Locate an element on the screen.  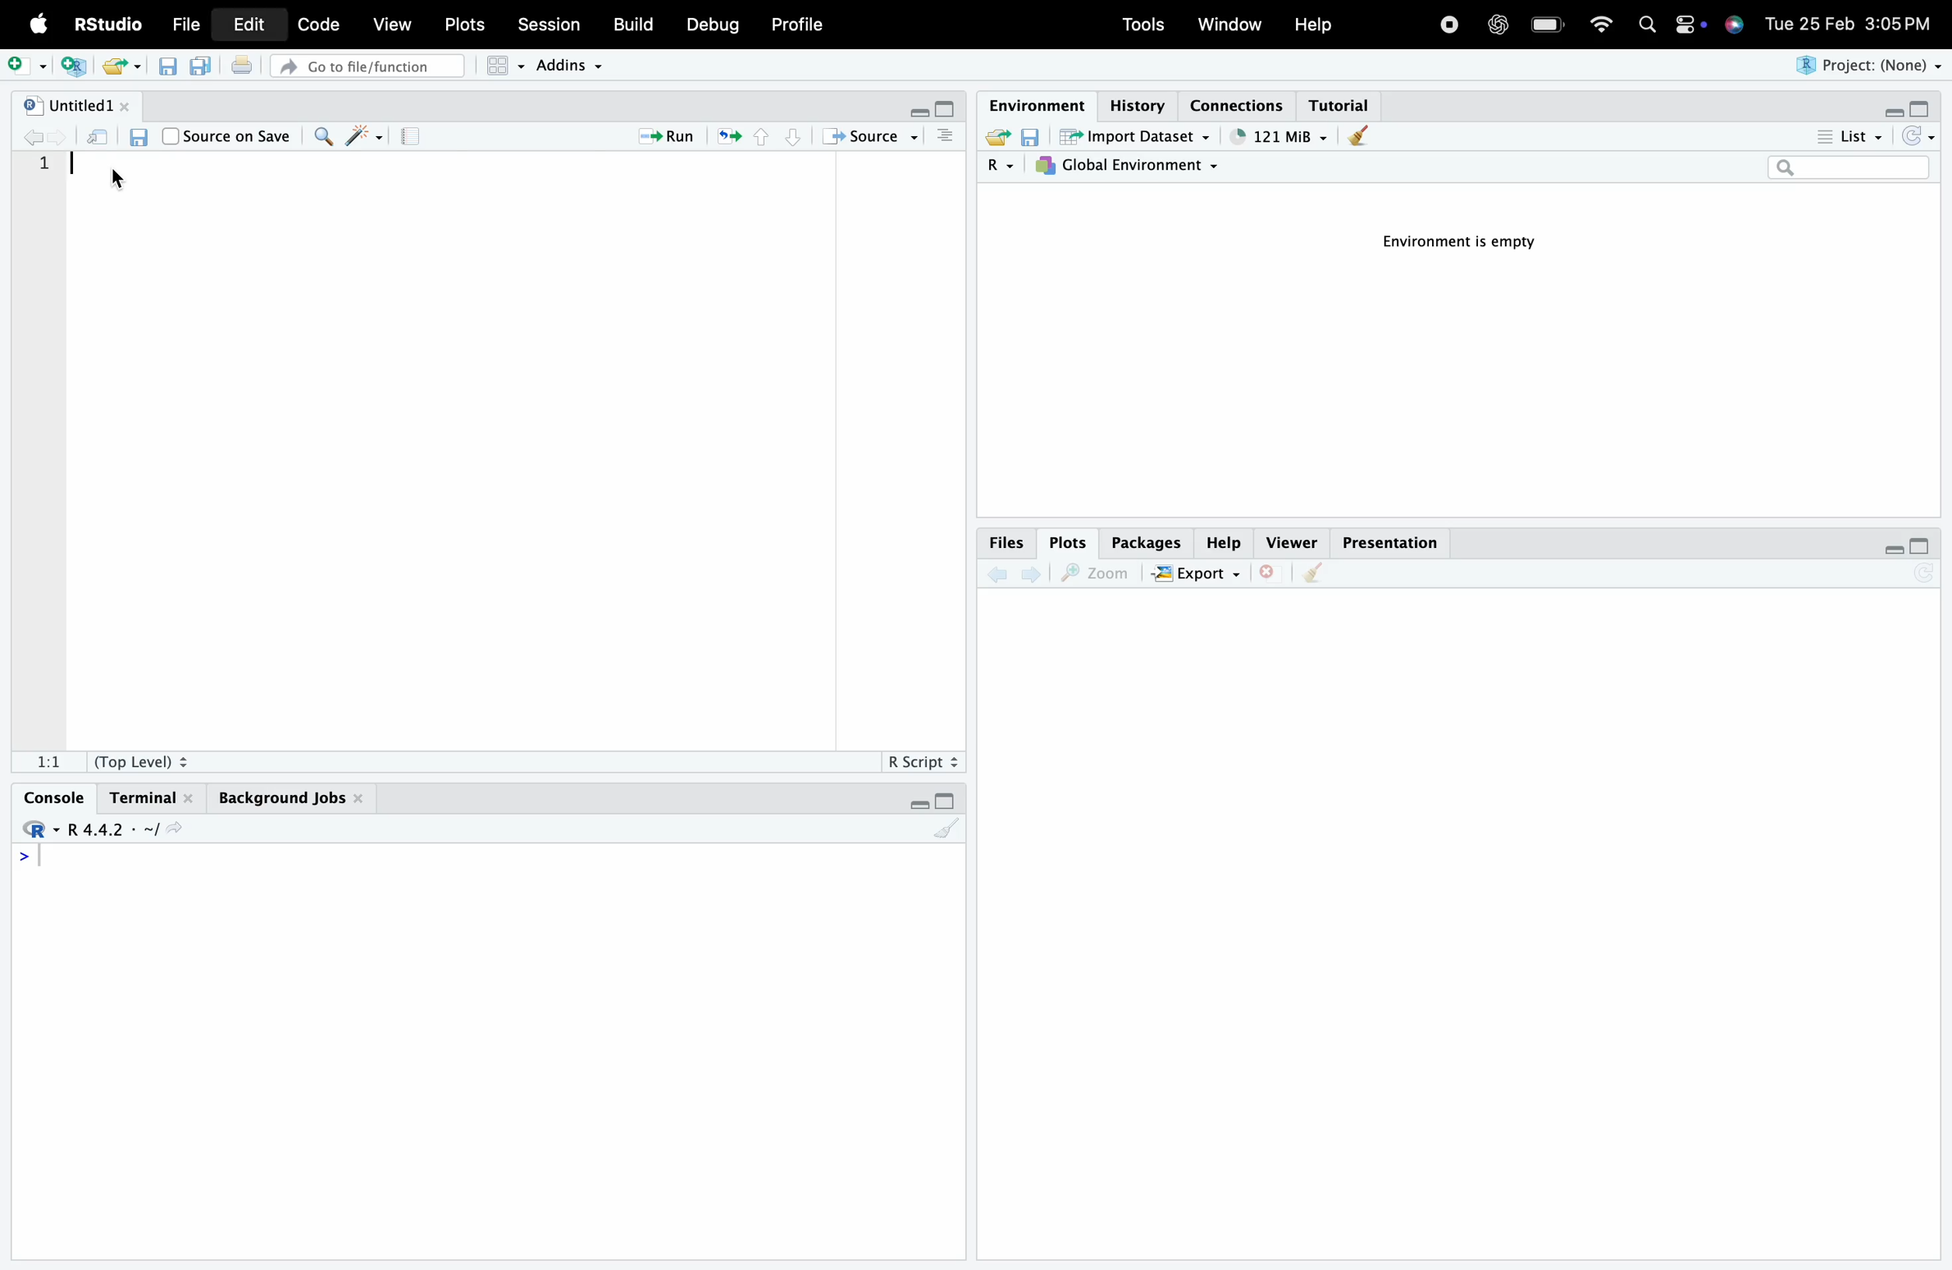
Profile is located at coordinates (797, 25).